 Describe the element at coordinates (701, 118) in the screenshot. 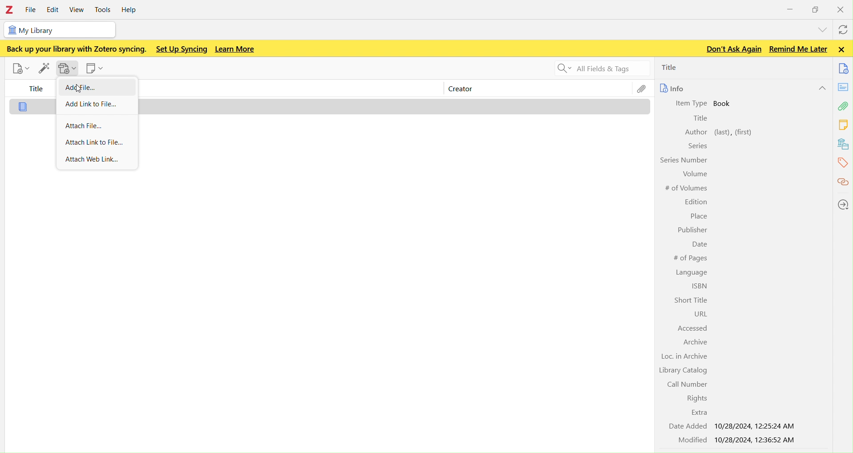

I see `Title` at that location.